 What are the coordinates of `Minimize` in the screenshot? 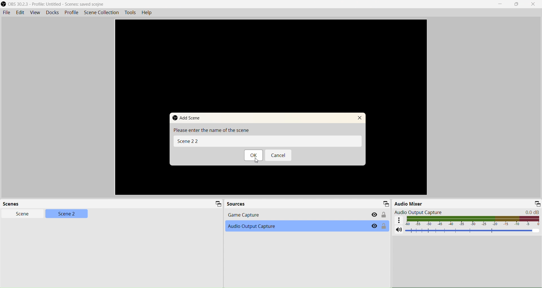 It's located at (537, 204).